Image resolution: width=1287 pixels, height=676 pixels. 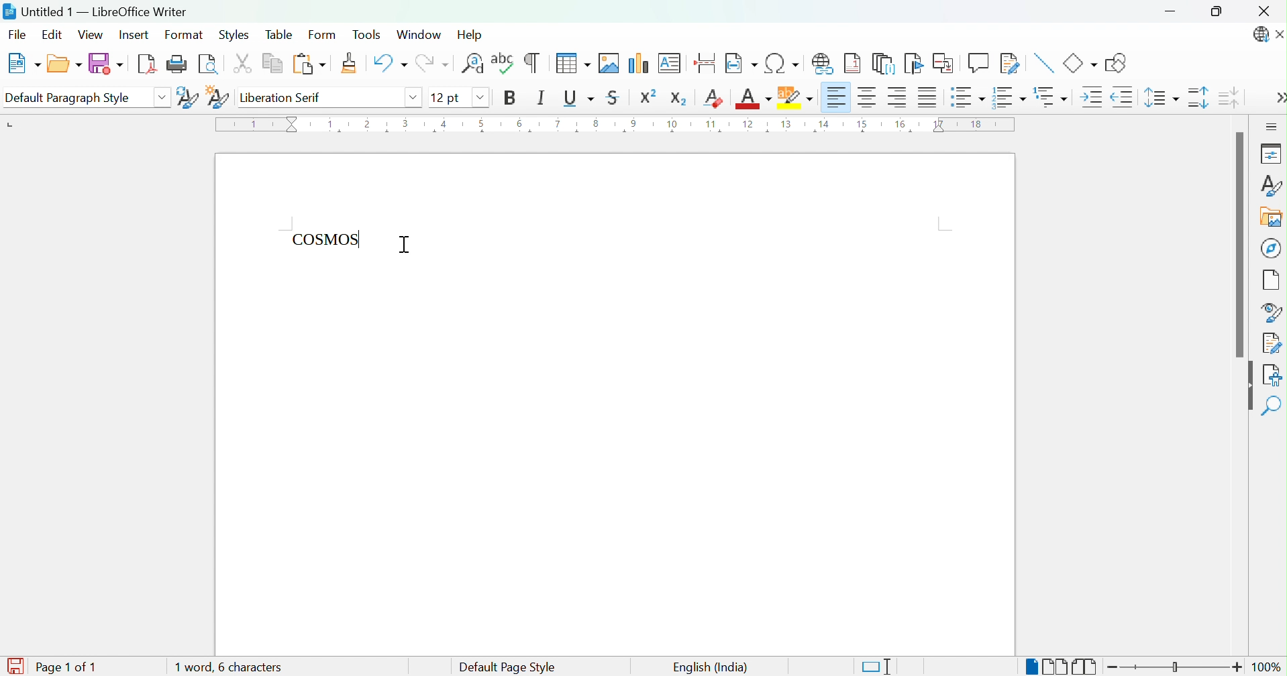 What do you see at coordinates (1198, 99) in the screenshot?
I see `Increase Paragraph Spacing` at bounding box center [1198, 99].